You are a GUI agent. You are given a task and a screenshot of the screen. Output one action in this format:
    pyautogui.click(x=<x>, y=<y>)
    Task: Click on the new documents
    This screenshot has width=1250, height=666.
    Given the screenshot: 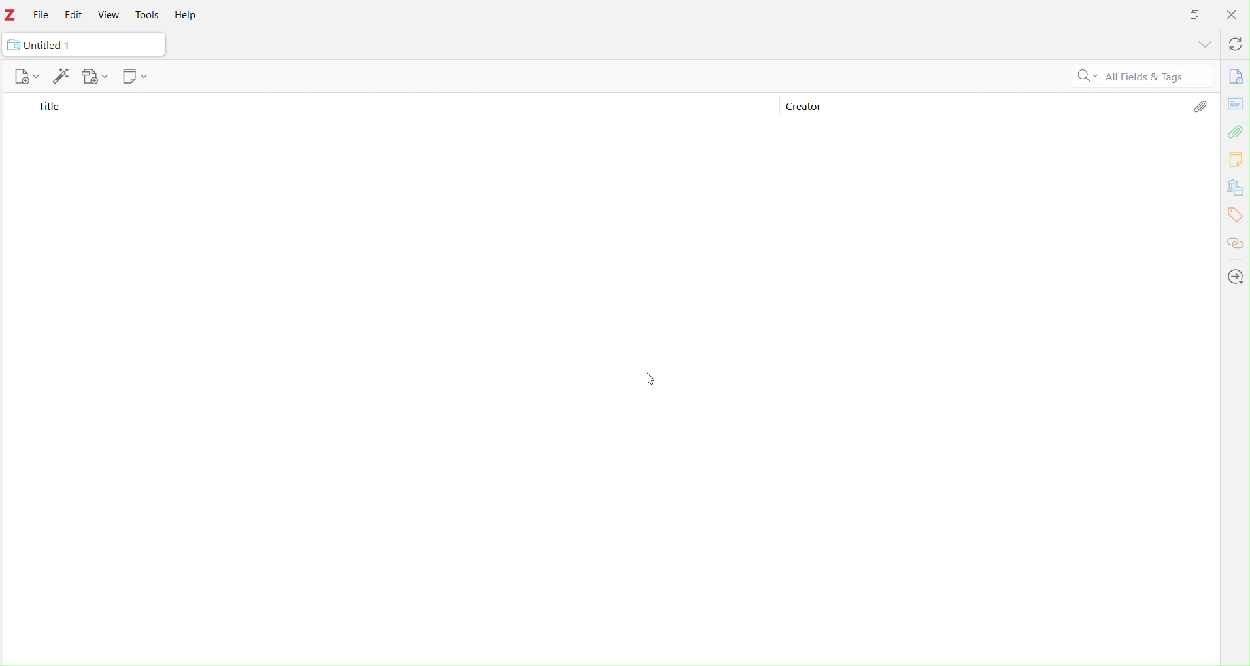 What is the action you would take?
    pyautogui.click(x=25, y=77)
    